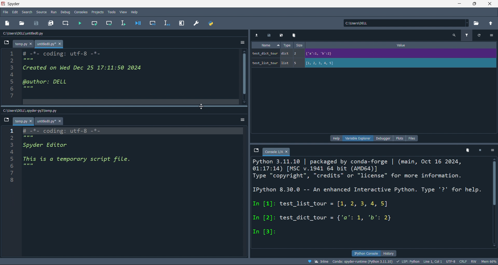  Describe the element at coordinates (27, 89) in the screenshot. I see `6 '''''''` at that location.